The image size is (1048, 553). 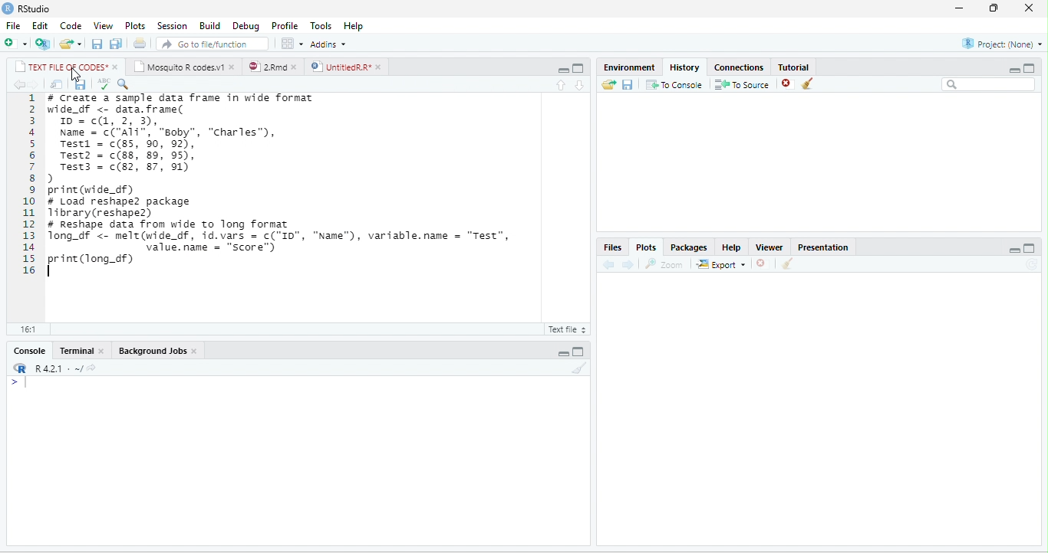 What do you see at coordinates (15, 44) in the screenshot?
I see `new file` at bounding box center [15, 44].